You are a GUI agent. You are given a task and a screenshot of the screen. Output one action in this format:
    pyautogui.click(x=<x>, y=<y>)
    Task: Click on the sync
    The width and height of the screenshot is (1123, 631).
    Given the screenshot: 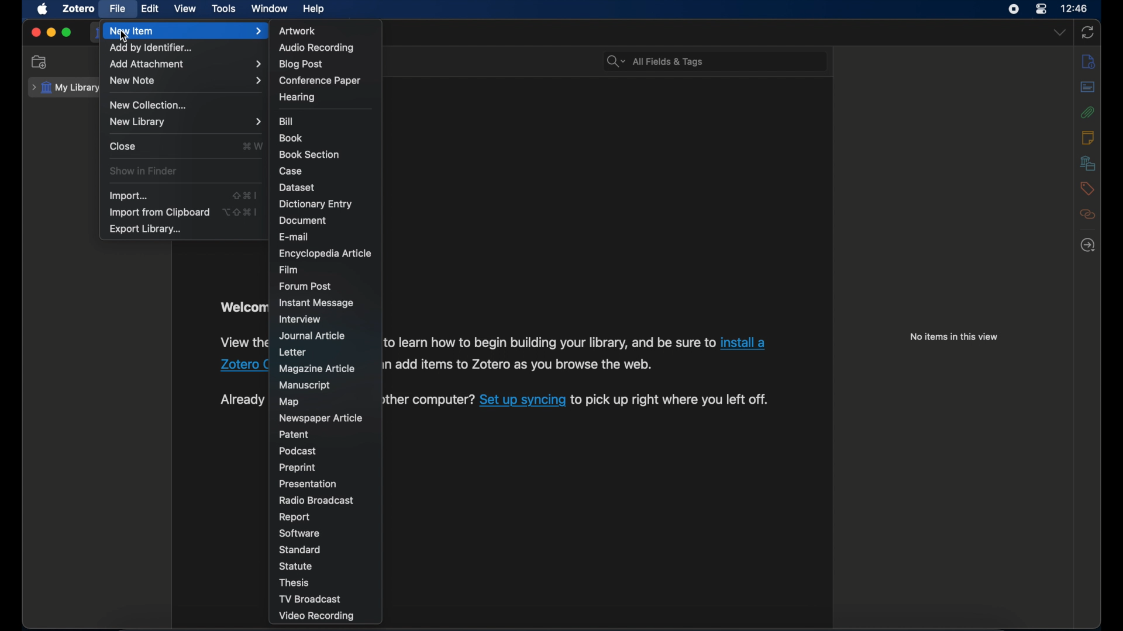 What is the action you would take?
    pyautogui.click(x=1087, y=33)
    